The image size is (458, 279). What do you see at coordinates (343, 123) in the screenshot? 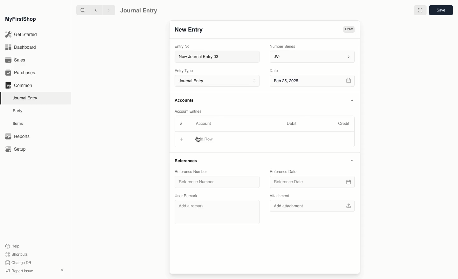
I see `Credit` at bounding box center [343, 123].